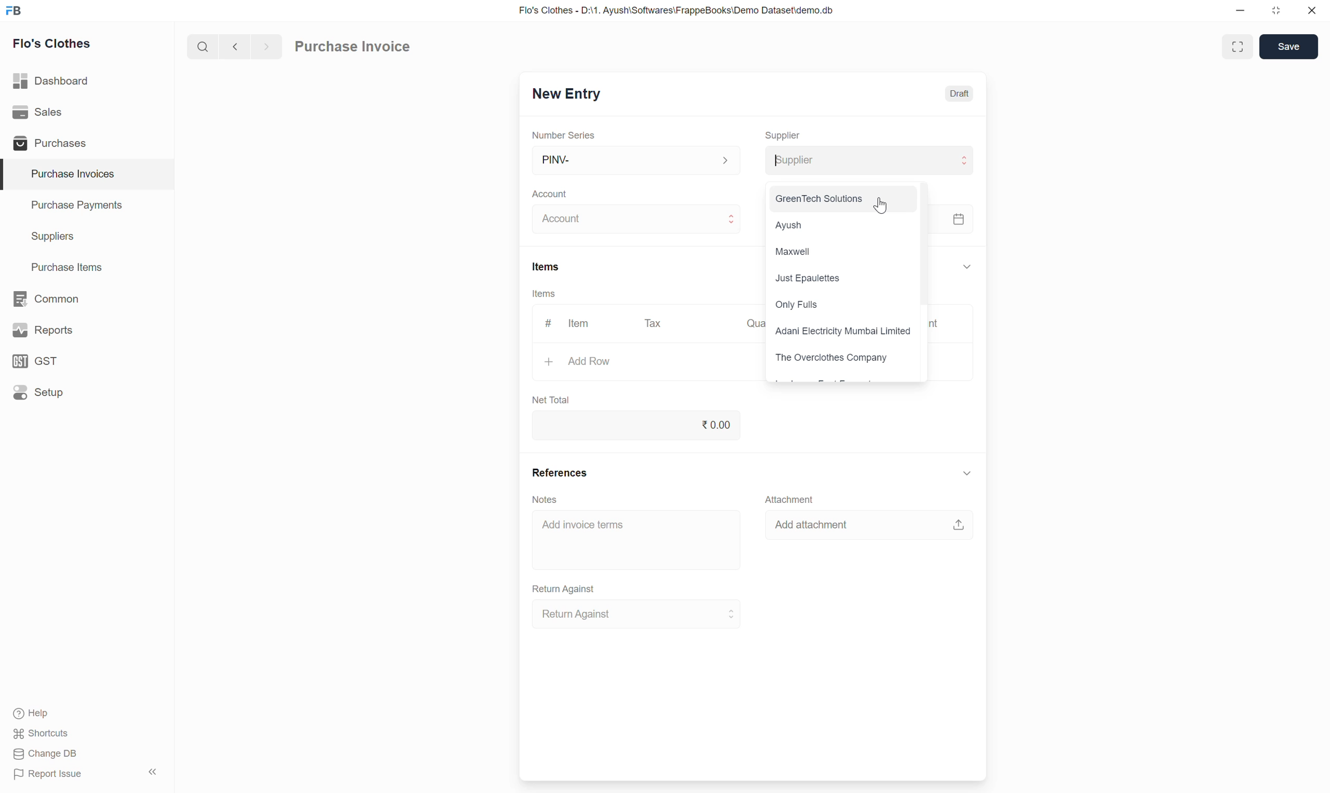  I want to click on Add Row, so click(646, 362).